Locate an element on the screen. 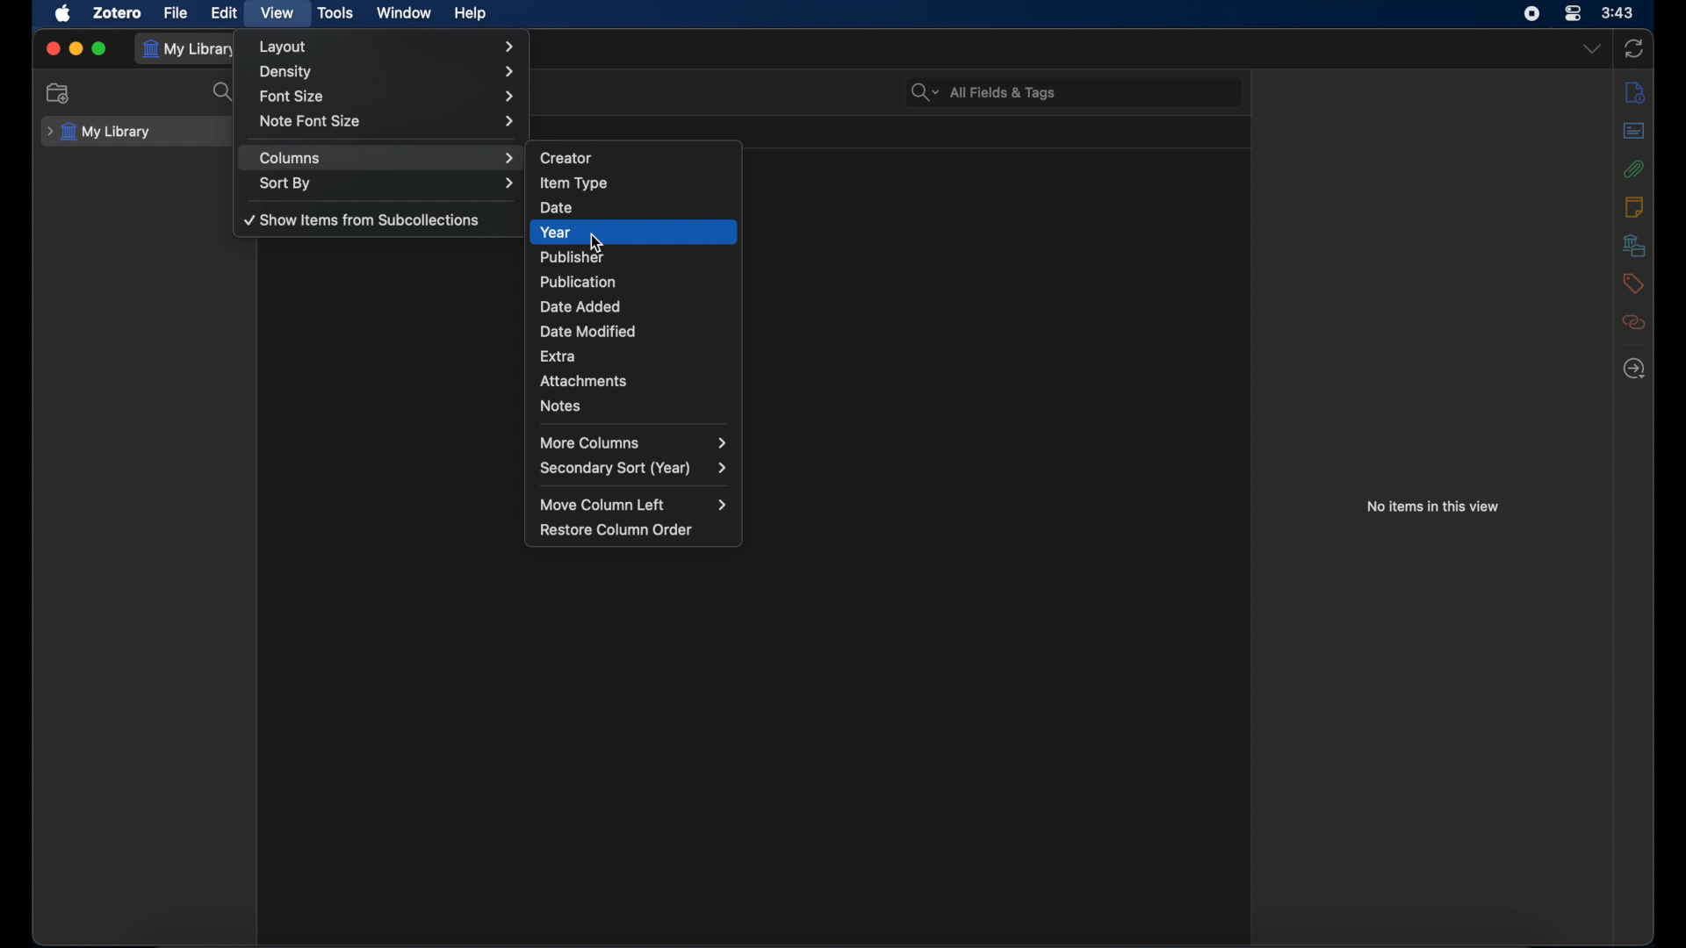  columns is located at coordinates (386, 158).